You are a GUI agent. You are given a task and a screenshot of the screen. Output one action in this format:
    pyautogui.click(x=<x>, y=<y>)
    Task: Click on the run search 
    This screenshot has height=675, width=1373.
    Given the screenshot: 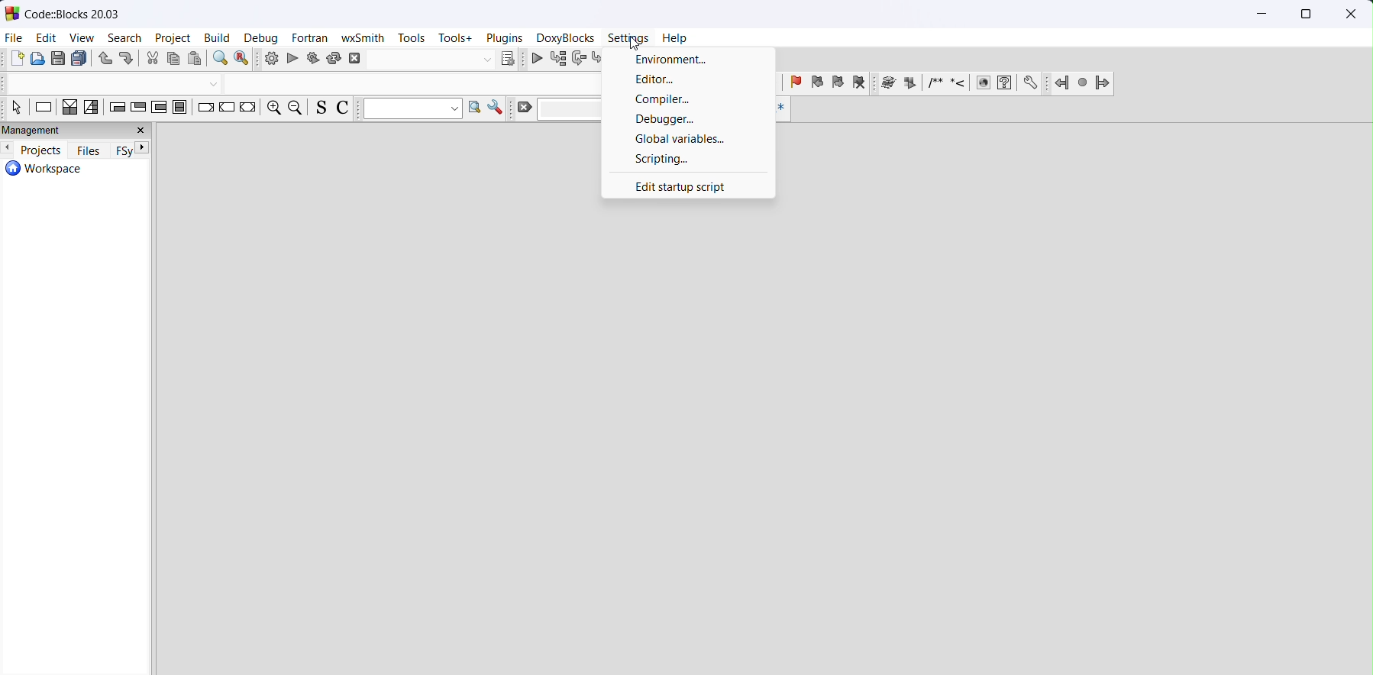 What is the action you would take?
    pyautogui.click(x=476, y=109)
    